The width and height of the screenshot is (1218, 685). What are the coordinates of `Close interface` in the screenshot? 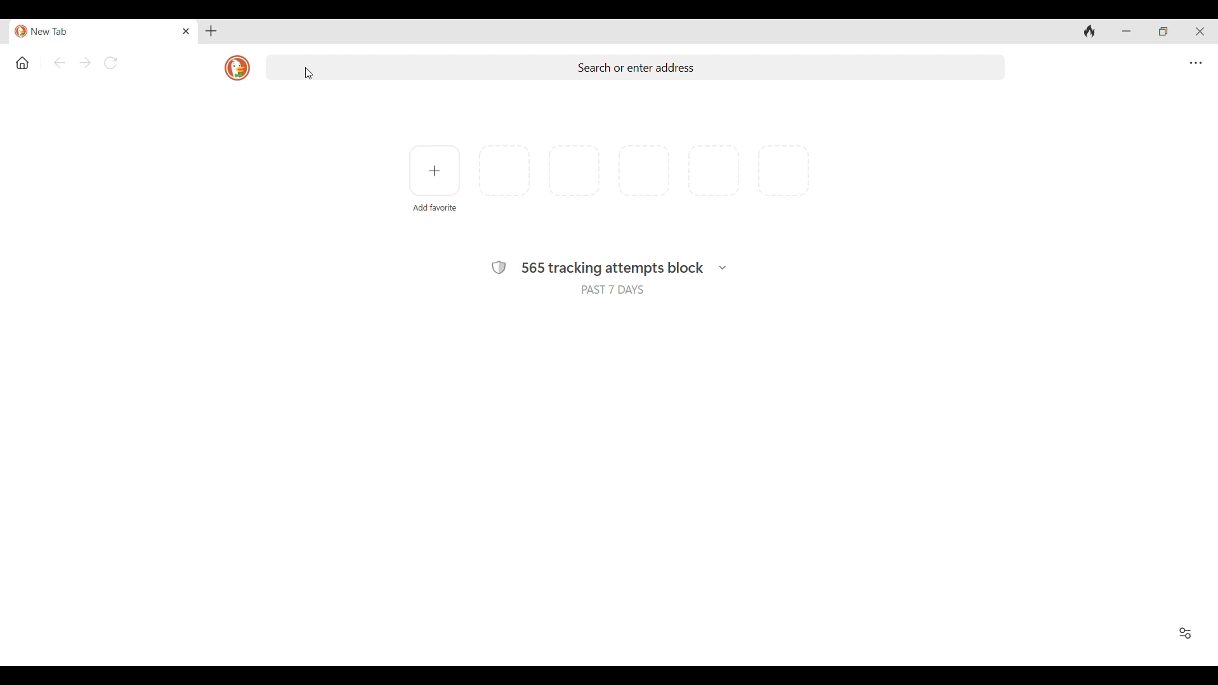 It's located at (1200, 32).